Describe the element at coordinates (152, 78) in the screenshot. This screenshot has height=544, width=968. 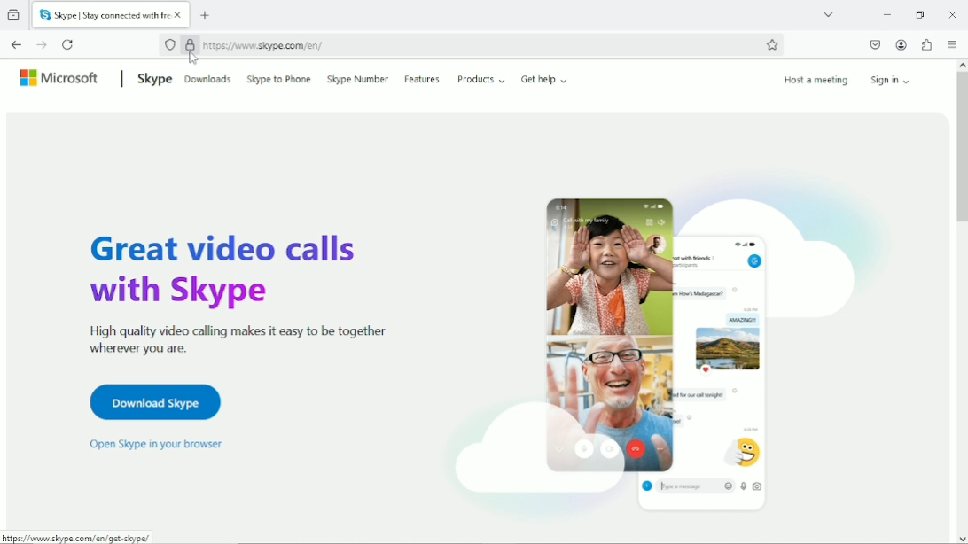
I see `Skype` at that location.